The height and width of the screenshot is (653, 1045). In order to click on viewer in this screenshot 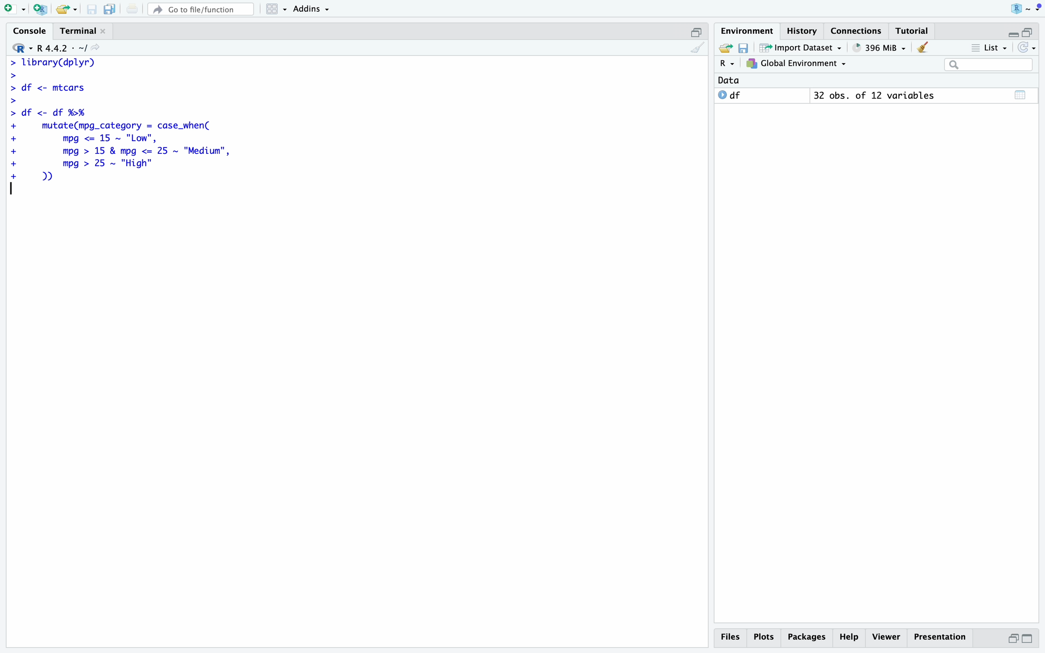, I will do `click(887, 637)`.